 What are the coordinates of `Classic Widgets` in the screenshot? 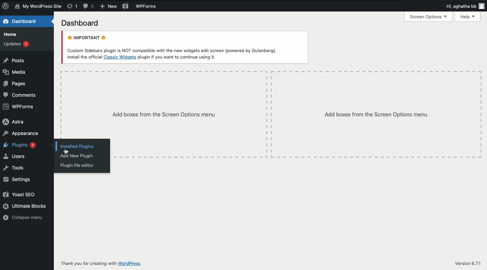 It's located at (120, 57).